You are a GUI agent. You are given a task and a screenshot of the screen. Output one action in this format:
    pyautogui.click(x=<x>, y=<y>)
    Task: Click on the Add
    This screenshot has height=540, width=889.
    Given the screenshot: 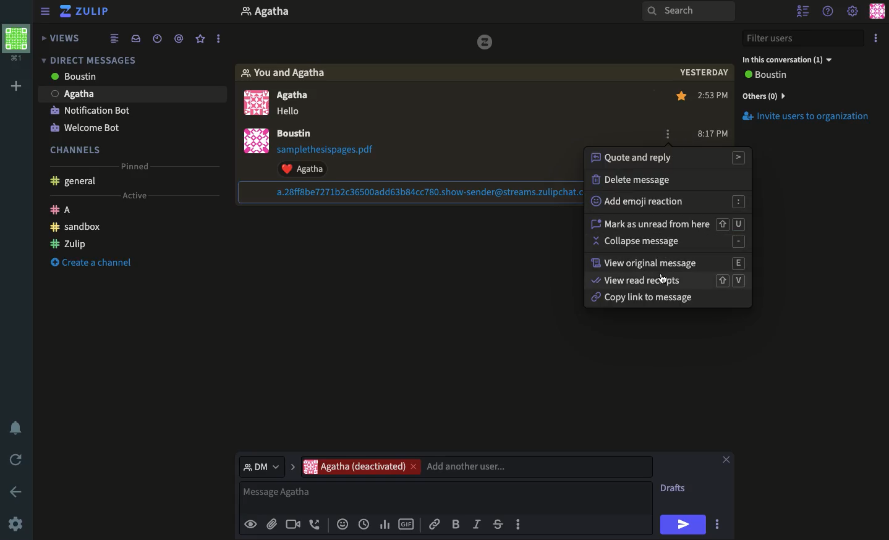 What is the action you would take?
    pyautogui.click(x=16, y=88)
    